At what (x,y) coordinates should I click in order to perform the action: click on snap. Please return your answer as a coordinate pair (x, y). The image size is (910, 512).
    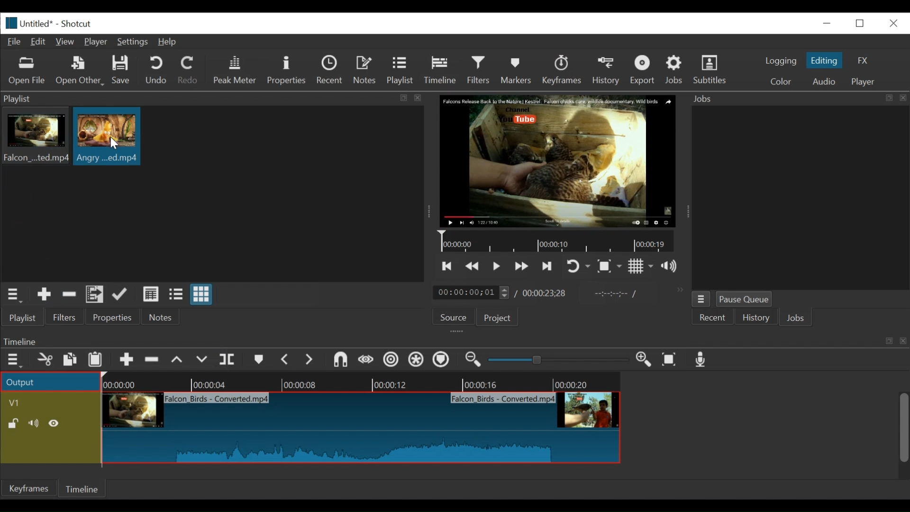
    Looking at the image, I should click on (342, 361).